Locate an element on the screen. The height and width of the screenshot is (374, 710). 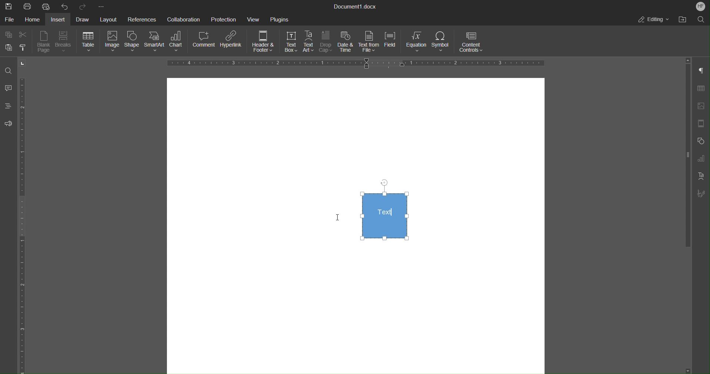
Text Box is located at coordinates (288, 42).